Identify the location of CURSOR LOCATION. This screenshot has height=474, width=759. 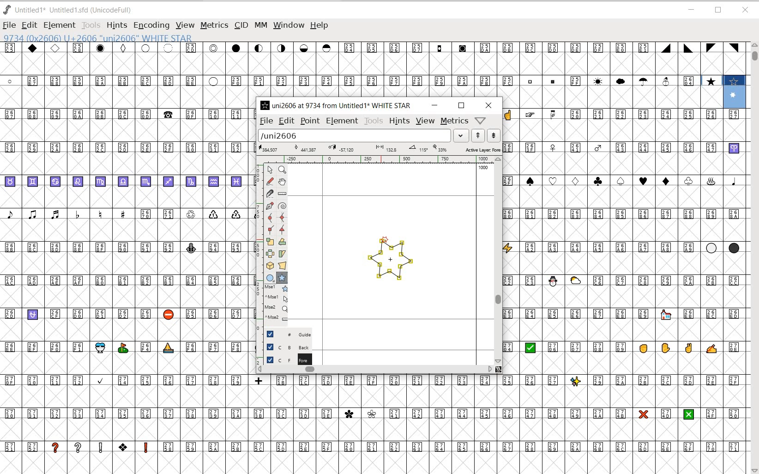
(383, 239).